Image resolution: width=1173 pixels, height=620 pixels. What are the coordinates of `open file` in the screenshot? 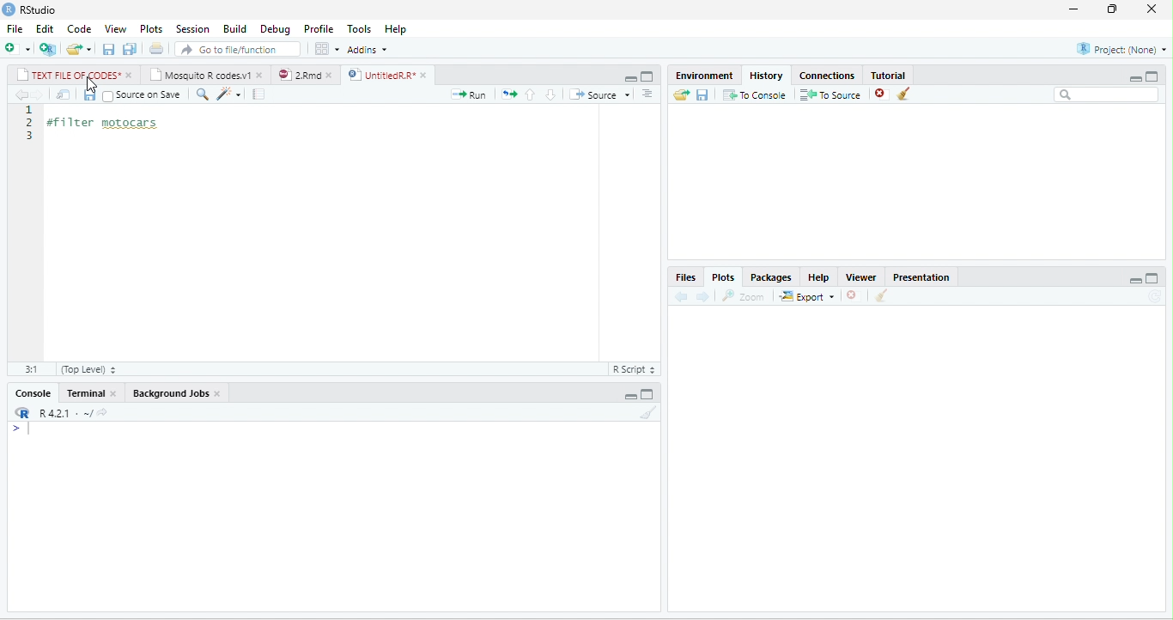 It's located at (79, 50).